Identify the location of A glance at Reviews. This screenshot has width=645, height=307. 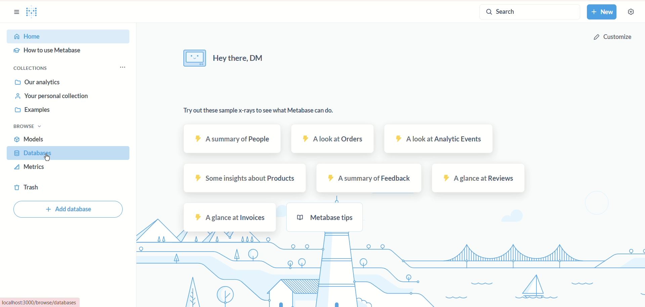
(479, 178).